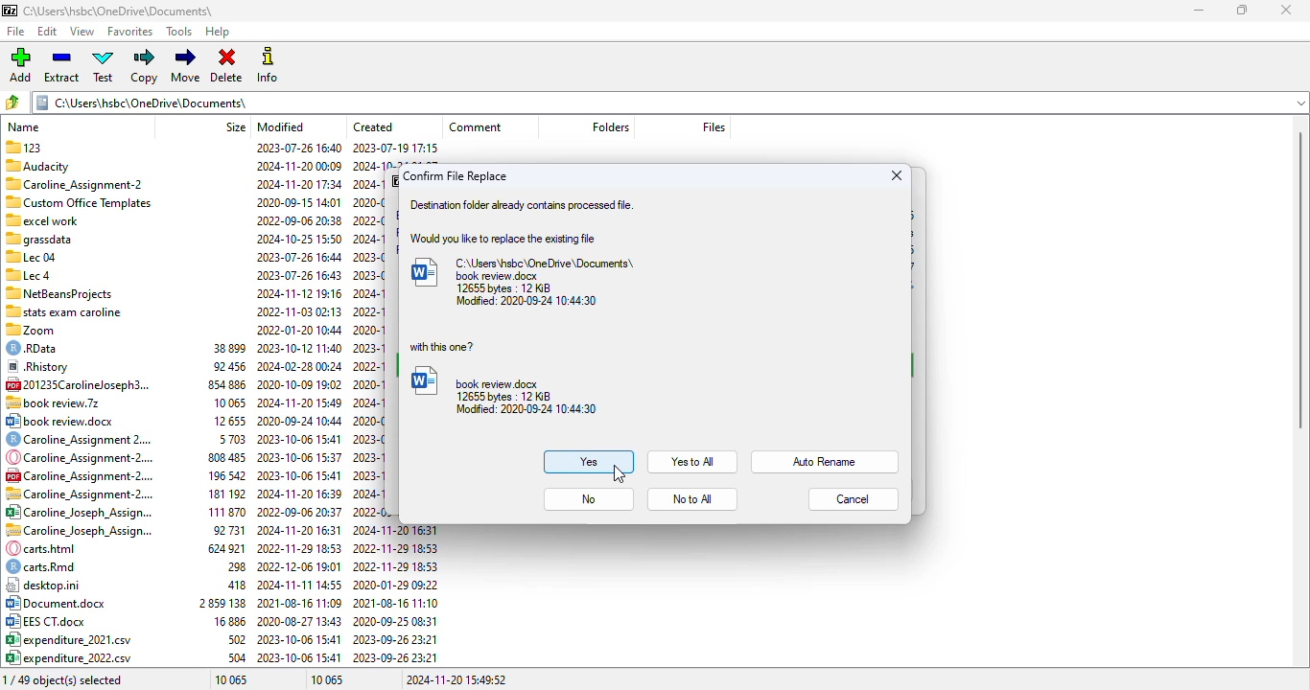  Describe the element at coordinates (366, 403) in the screenshot. I see `created date & time` at that location.